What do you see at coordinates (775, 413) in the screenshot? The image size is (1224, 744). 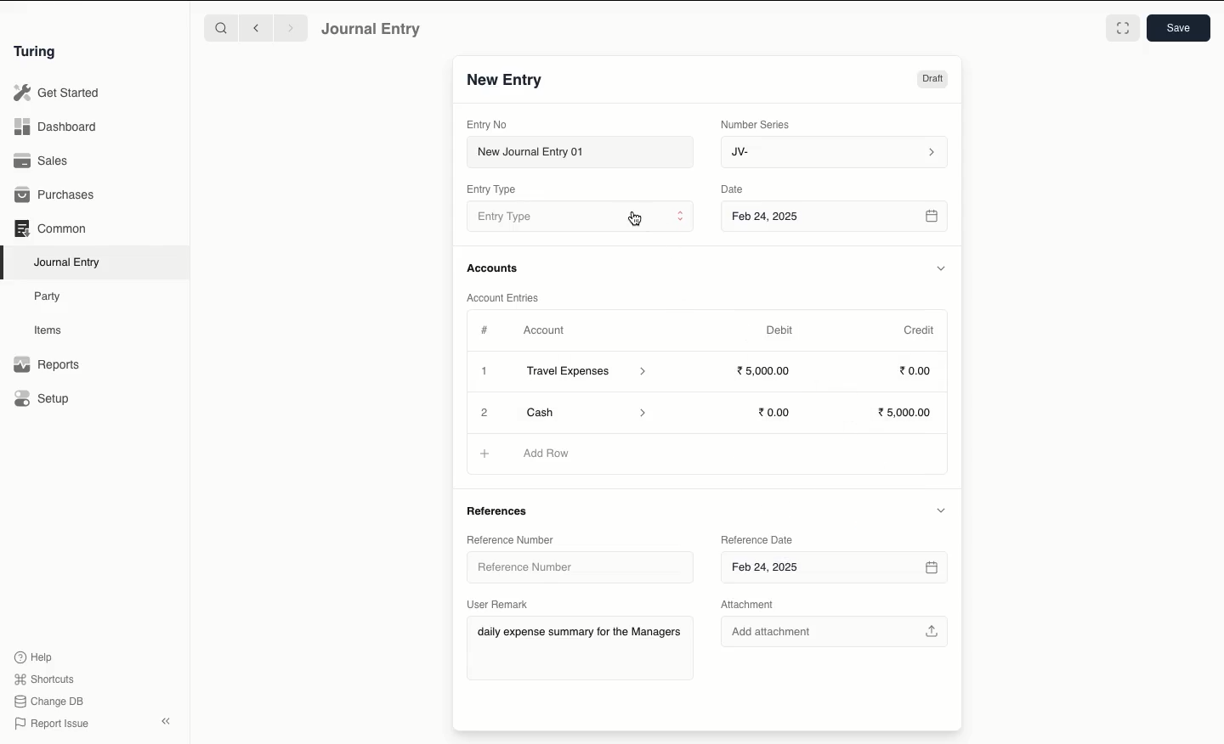 I see `0.00` at bounding box center [775, 413].